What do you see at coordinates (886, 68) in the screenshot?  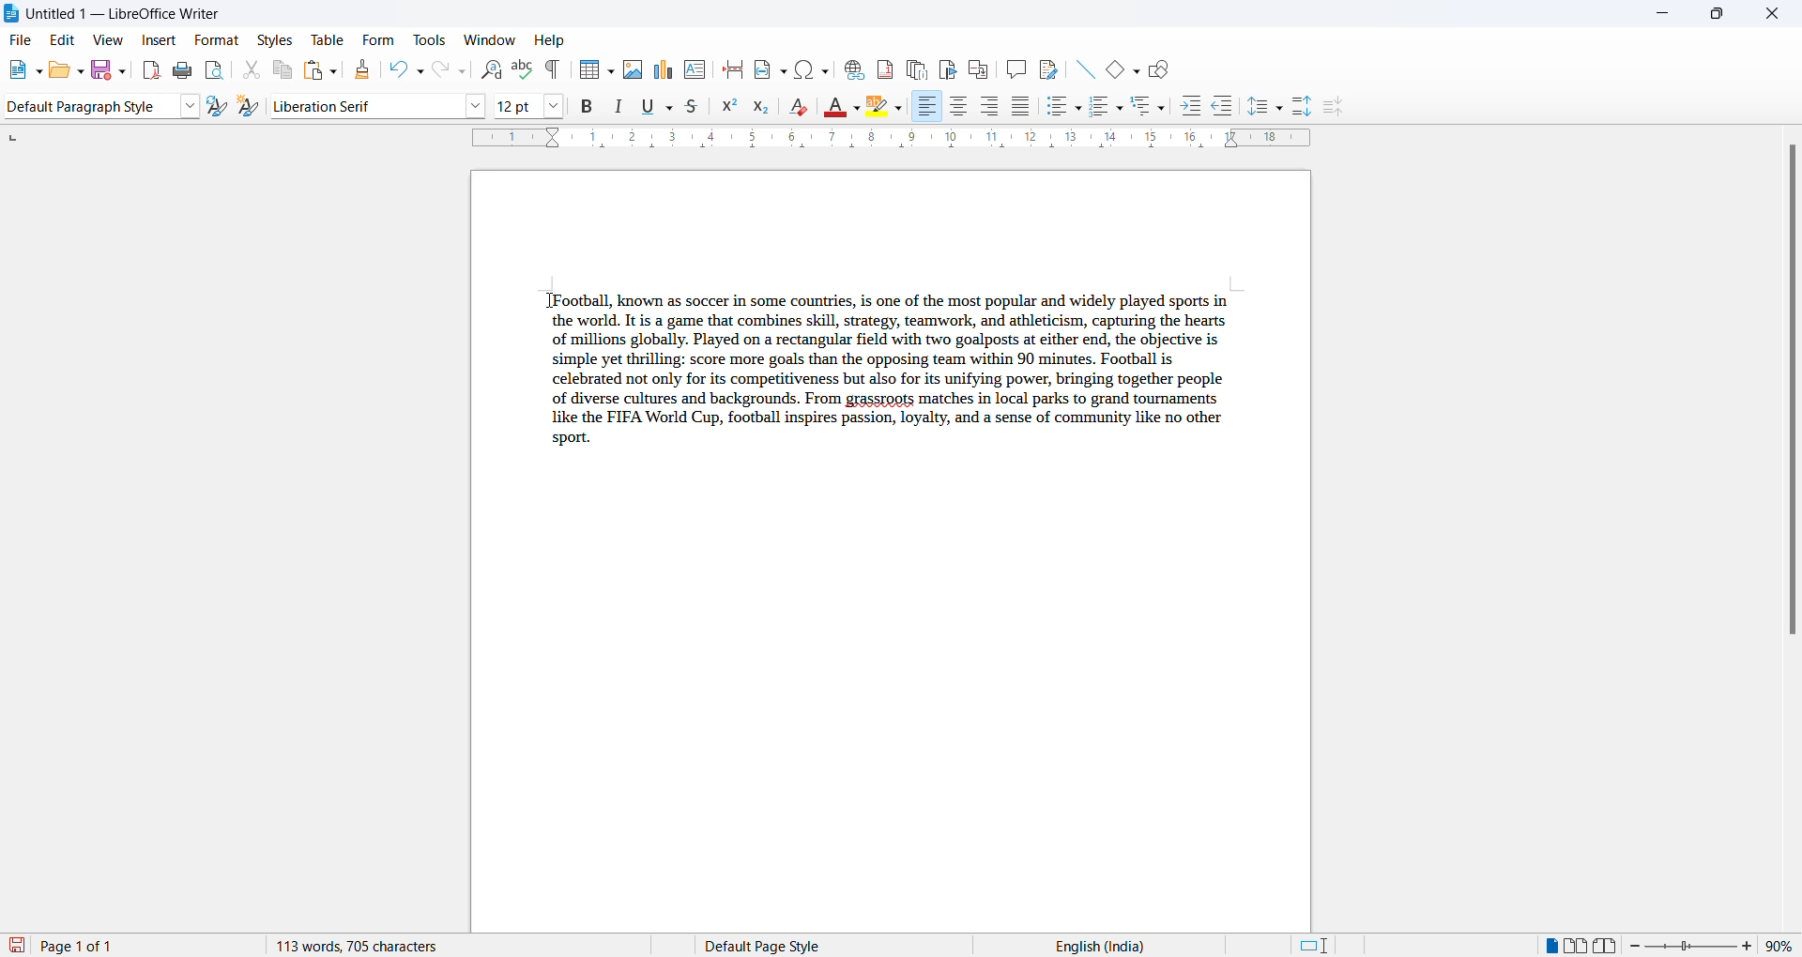 I see `insert footnote` at bounding box center [886, 68].